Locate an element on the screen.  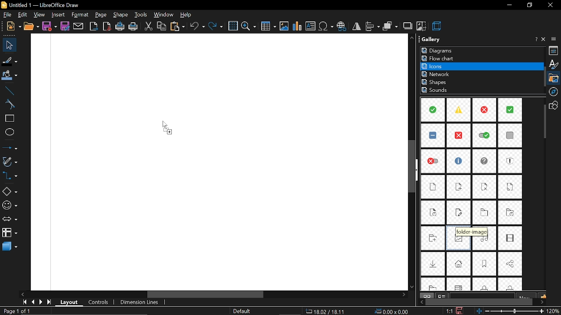
icons is located at coordinates (438, 66).